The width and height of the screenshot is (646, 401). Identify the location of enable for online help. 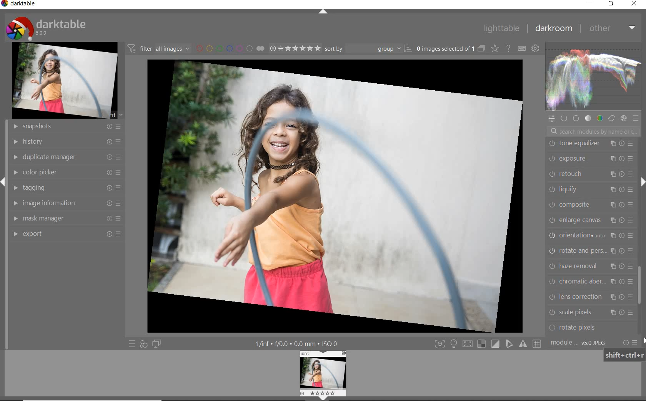
(508, 48).